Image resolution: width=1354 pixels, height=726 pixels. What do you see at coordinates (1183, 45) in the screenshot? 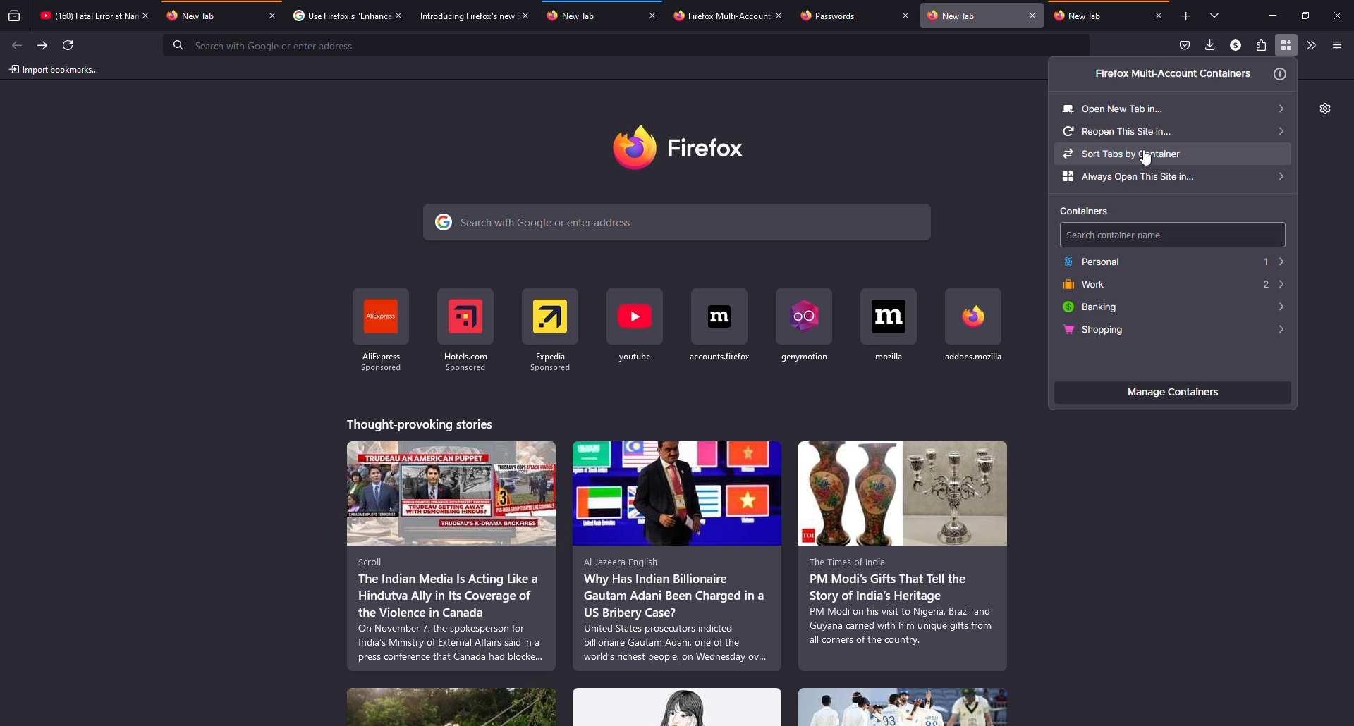
I see `save to packet` at bounding box center [1183, 45].